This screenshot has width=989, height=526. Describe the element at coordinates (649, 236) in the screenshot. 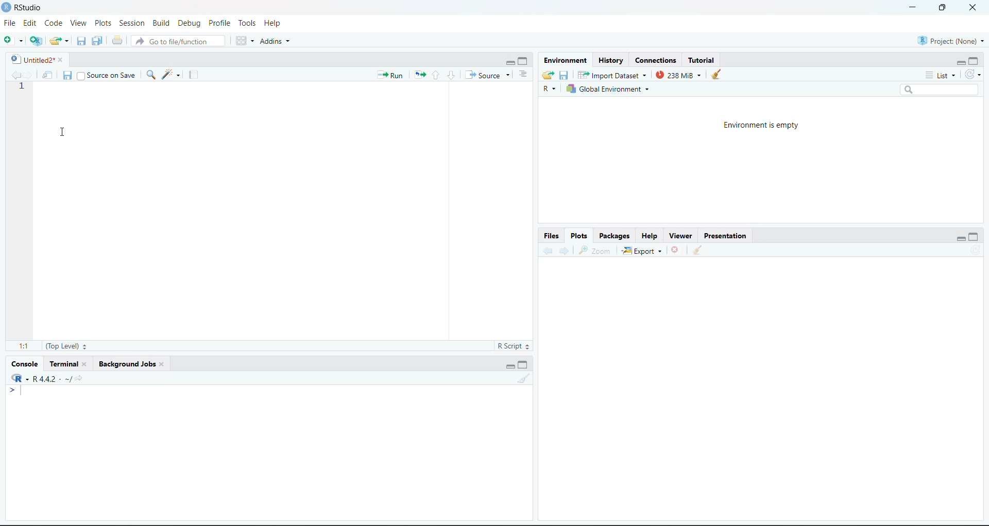

I see `Help` at that location.